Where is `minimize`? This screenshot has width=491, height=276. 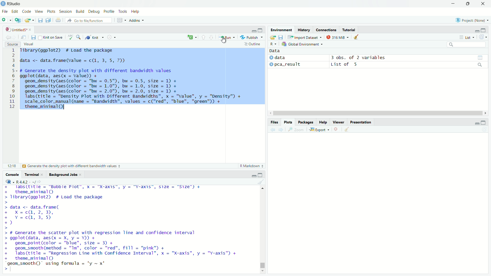 minimize is located at coordinates (453, 4).